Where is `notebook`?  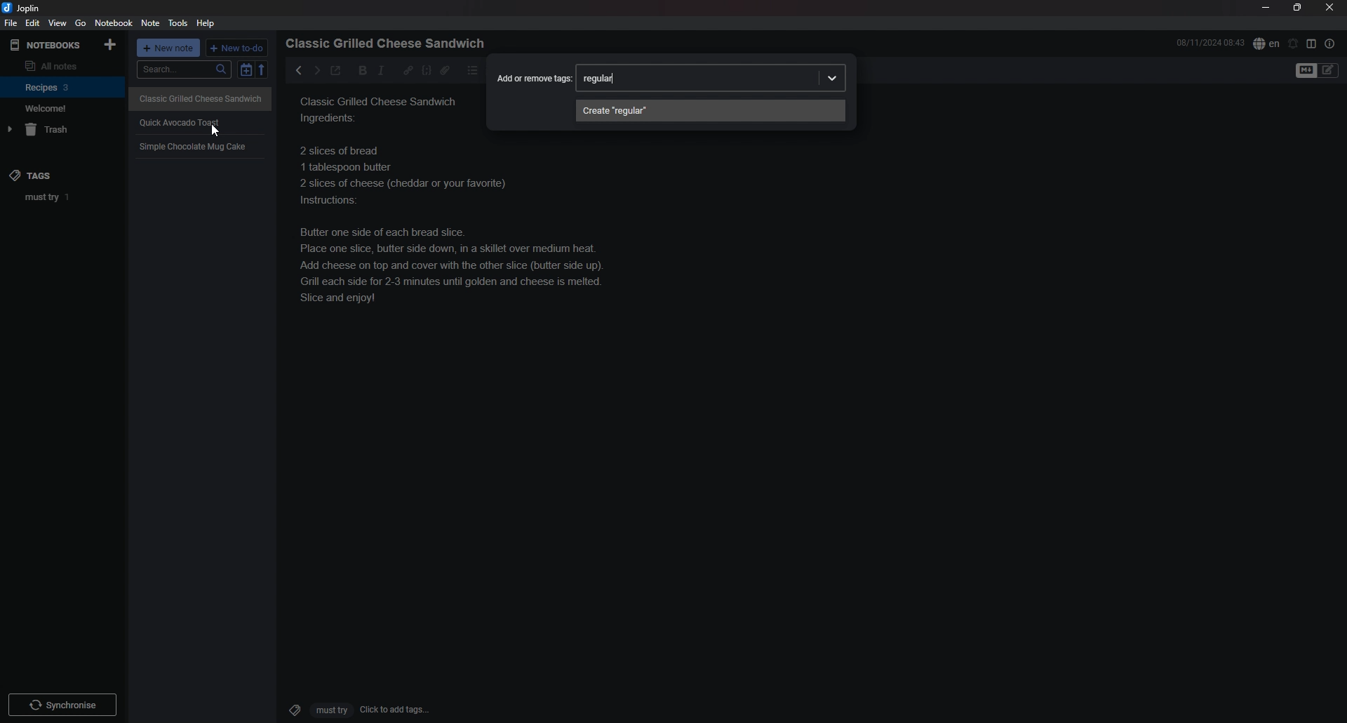 notebook is located at coordinates (63, 86).